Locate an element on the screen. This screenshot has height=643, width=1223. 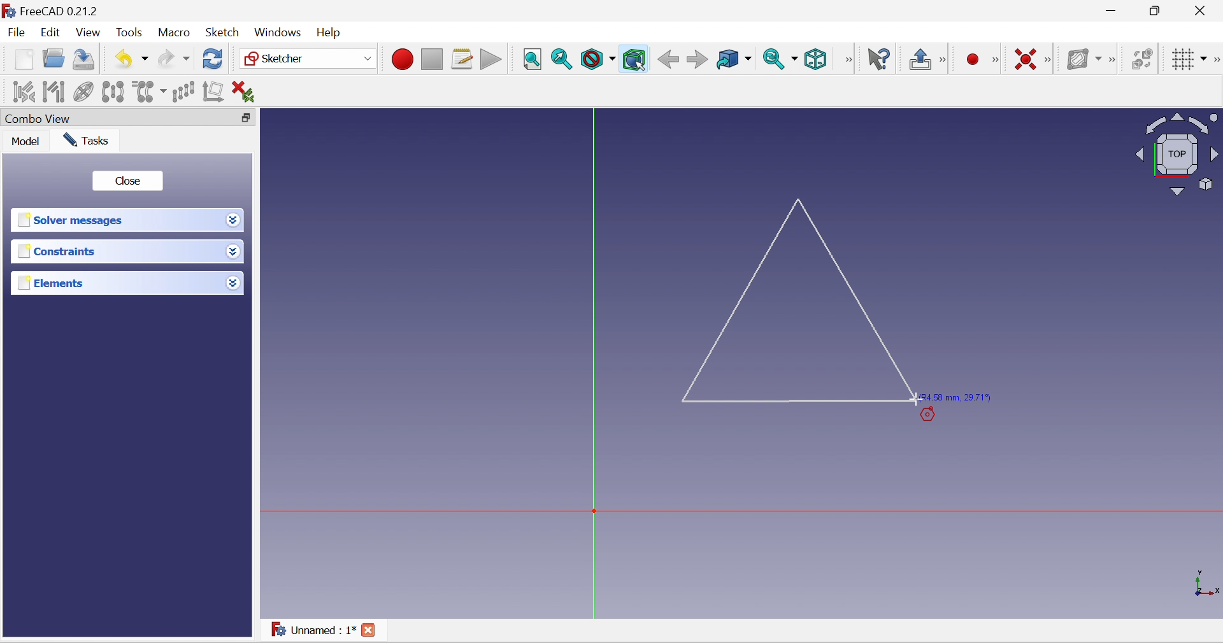
 is located at coordinates (332, 33).